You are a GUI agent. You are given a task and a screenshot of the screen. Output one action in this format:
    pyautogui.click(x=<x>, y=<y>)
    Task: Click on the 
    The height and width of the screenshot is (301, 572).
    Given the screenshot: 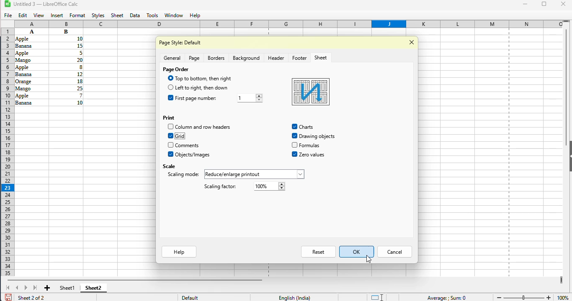 What is the action you would take?
    pyautogui.click(x=254, y=174)
    